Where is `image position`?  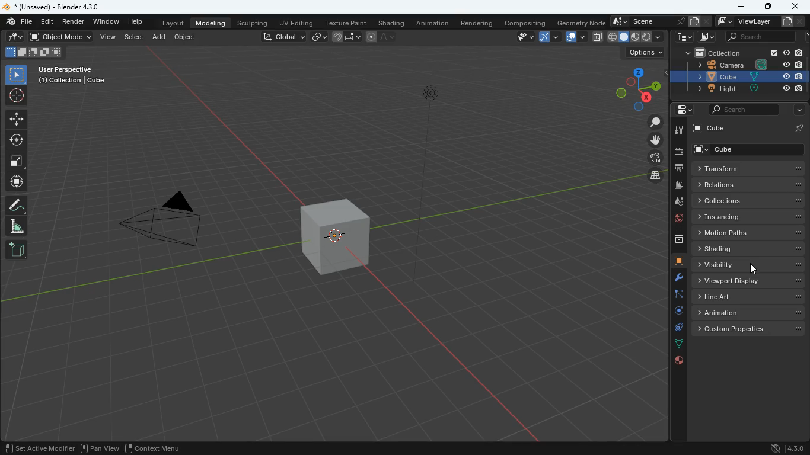 image position is located at coordinates (33, 53).